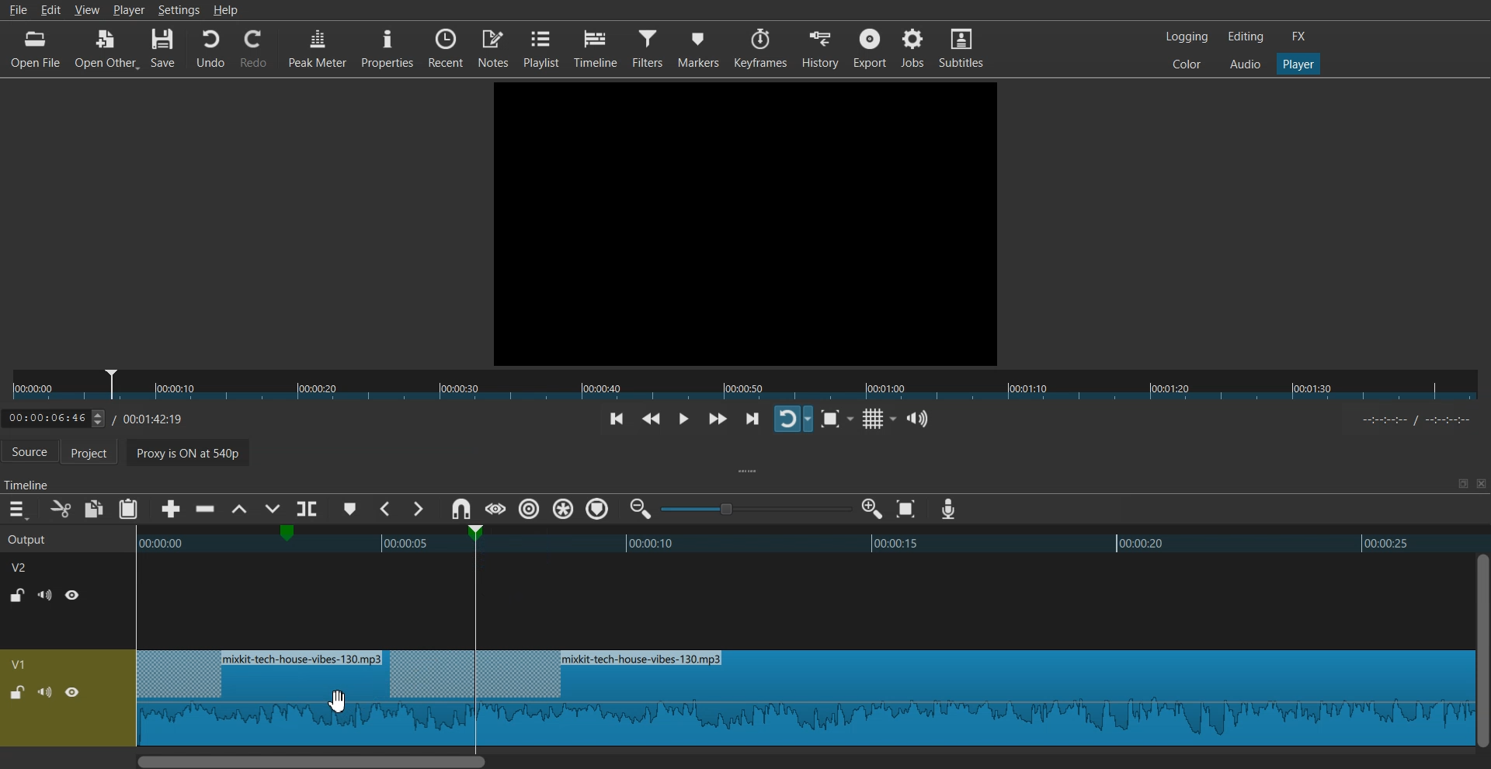  Describe the element at coordinates (19, 595) in the screenshot. I see `Lock / UnLock` at that location.